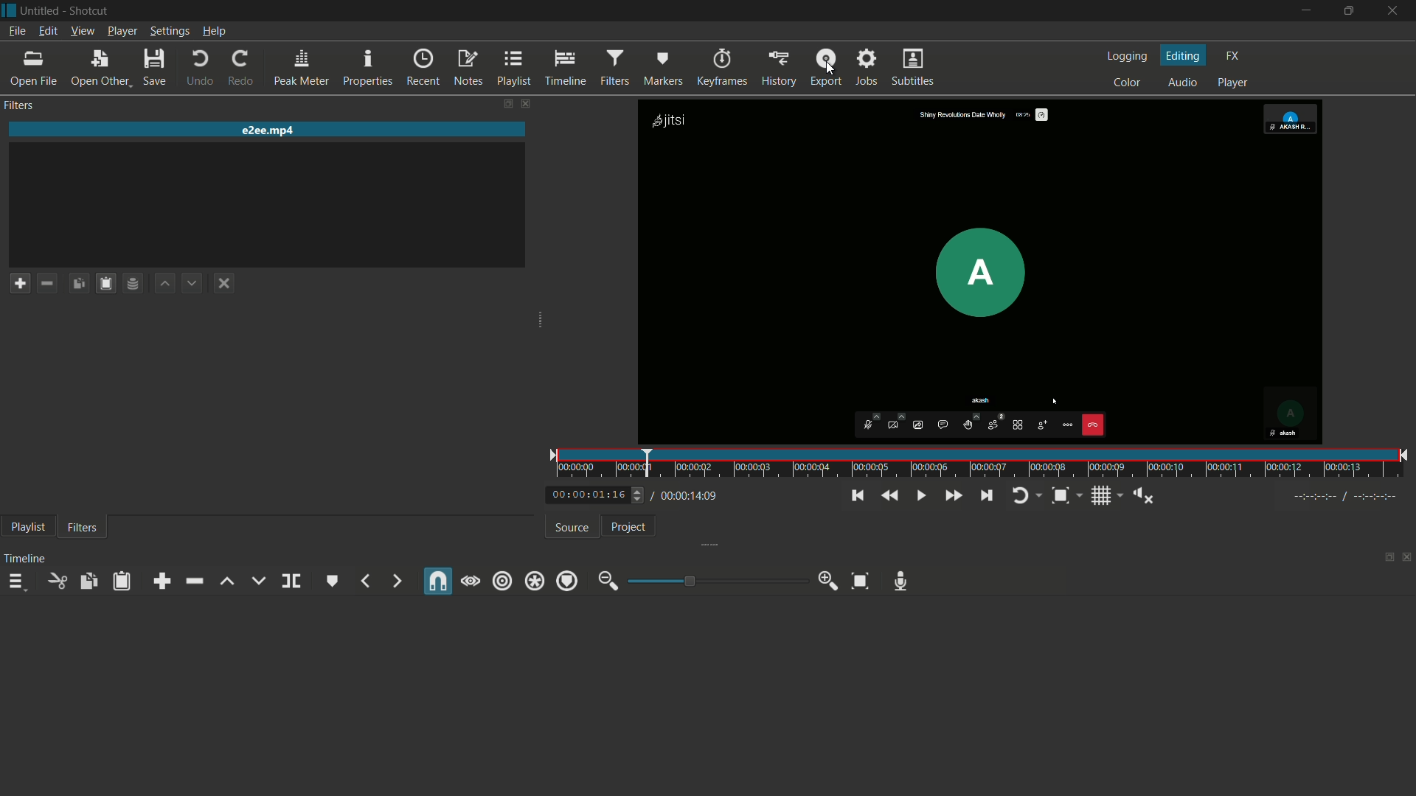  I want to click on fx, so click(1233, 56).